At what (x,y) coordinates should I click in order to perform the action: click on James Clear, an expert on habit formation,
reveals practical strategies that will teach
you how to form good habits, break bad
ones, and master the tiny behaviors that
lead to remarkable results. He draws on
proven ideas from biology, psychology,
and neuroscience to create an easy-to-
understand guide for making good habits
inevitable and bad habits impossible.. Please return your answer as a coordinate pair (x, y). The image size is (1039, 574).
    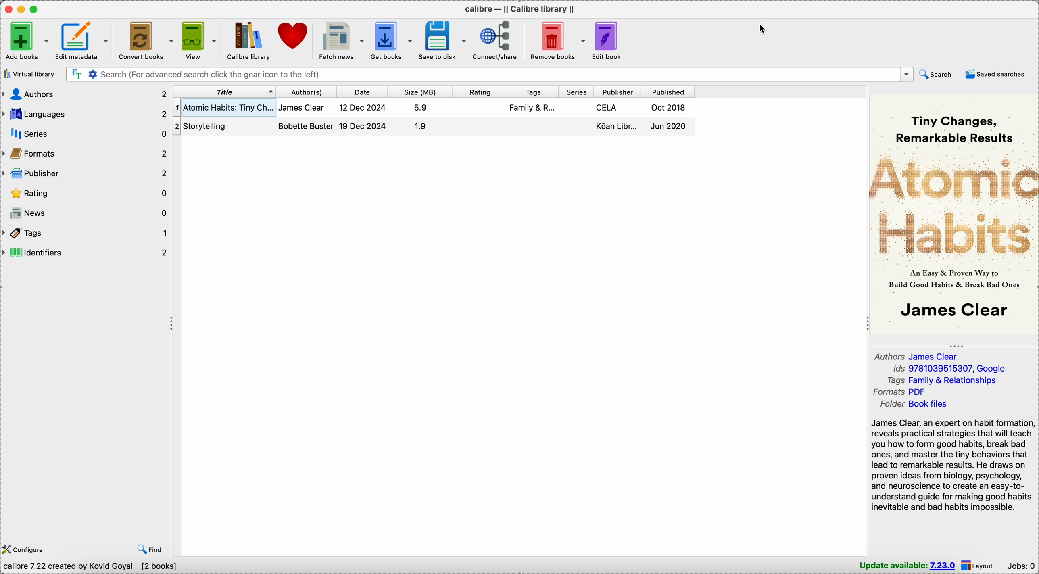
    Looking at the image, I should click on (952, 464).